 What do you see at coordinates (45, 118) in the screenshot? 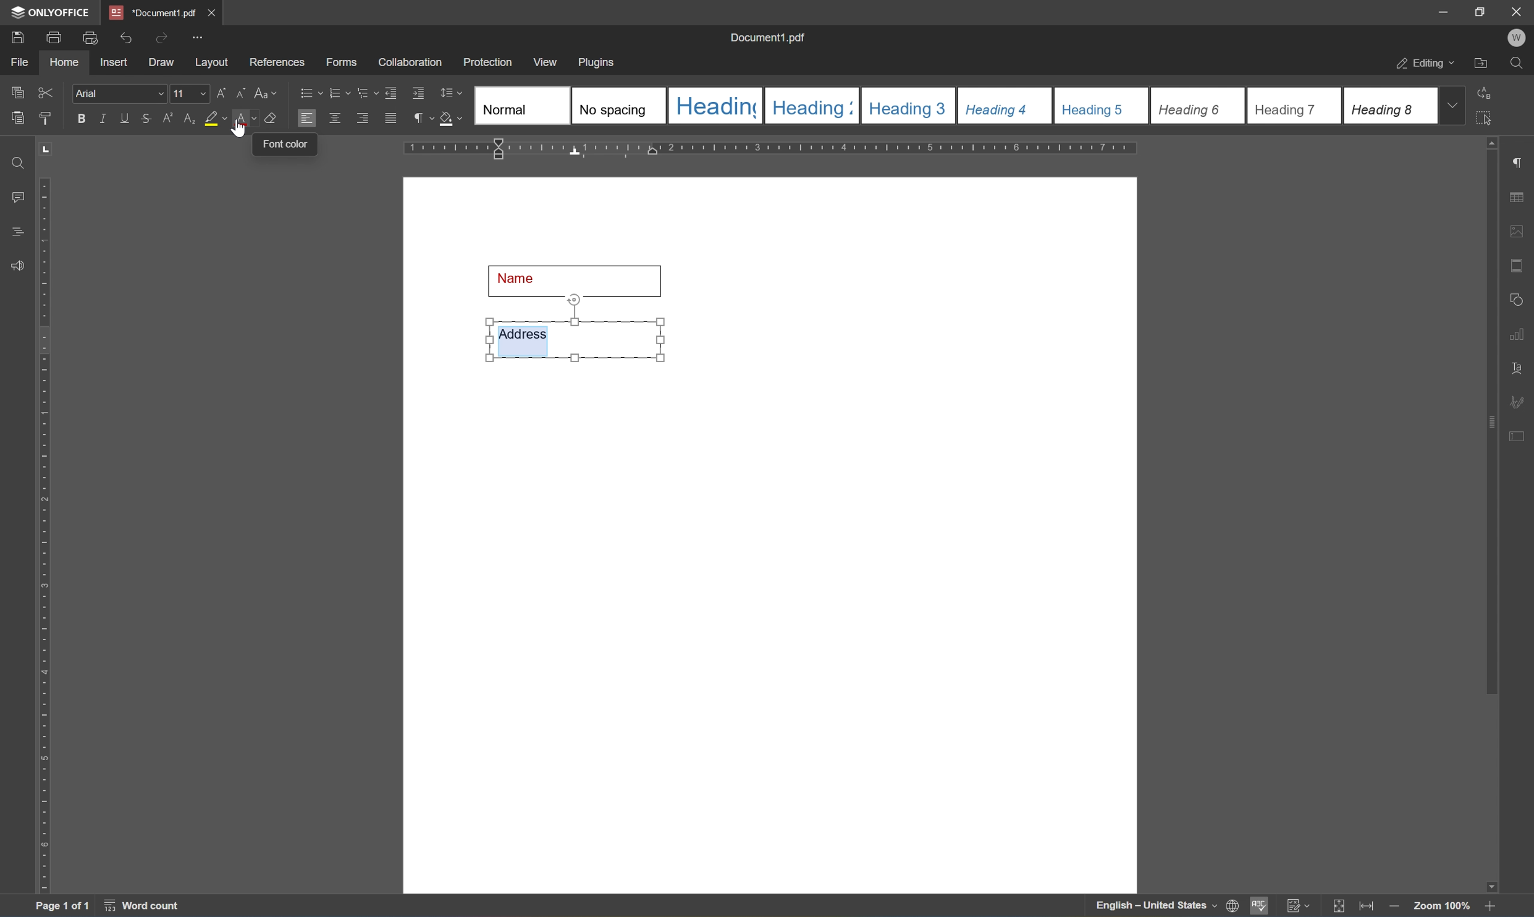
I see `copy style` at bounding box center [45, 118].